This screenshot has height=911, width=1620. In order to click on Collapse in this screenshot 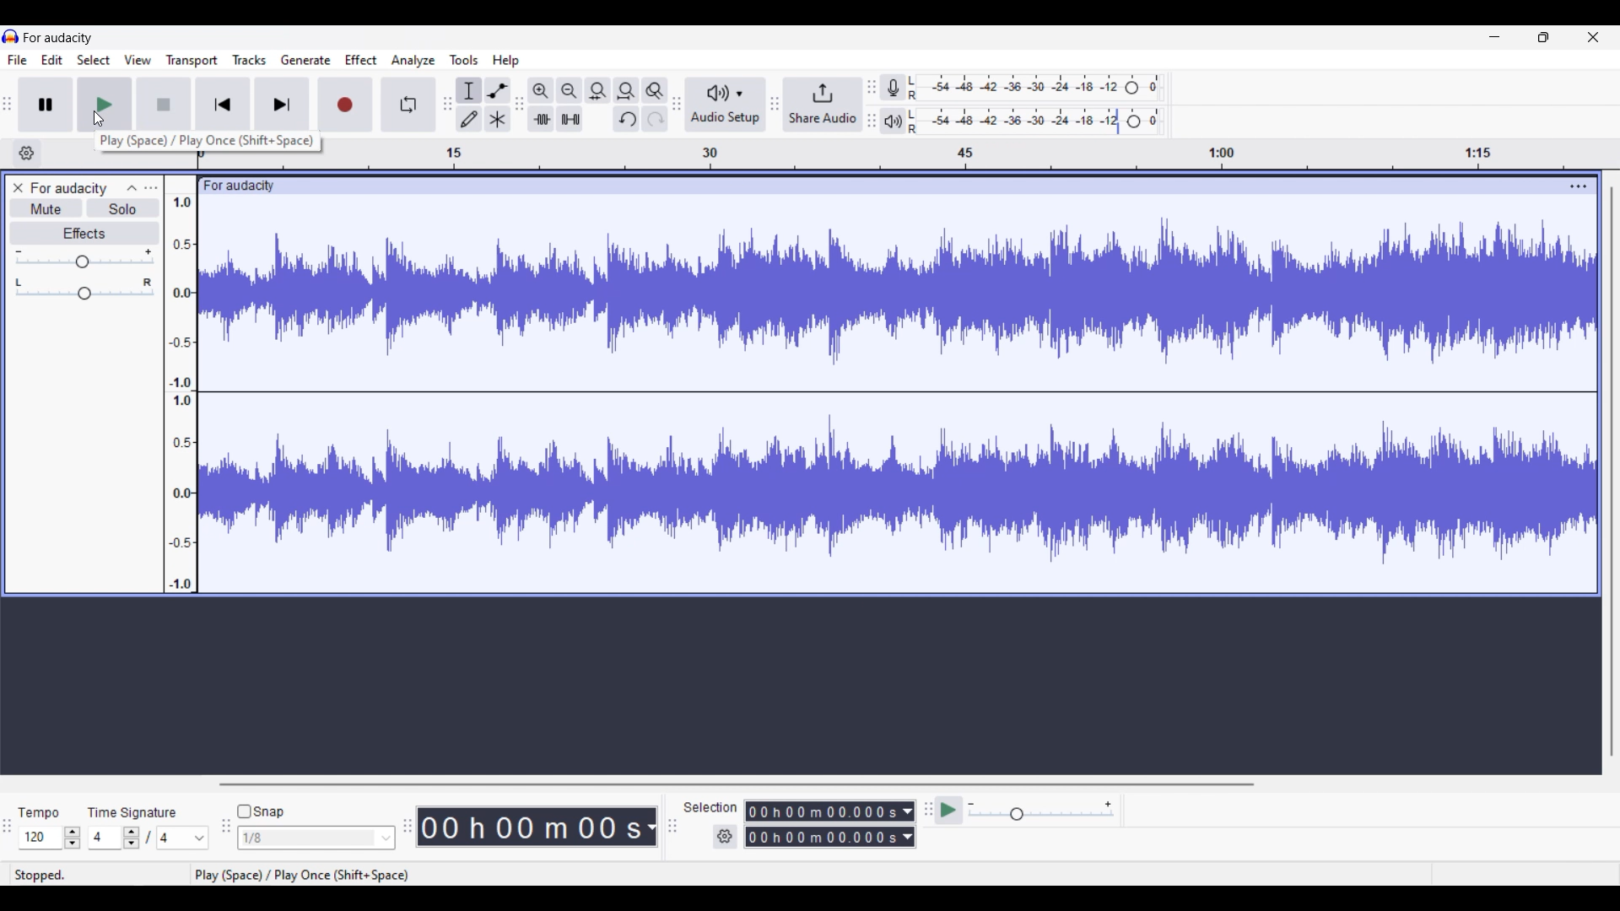, I will do `click(132, 189)`.